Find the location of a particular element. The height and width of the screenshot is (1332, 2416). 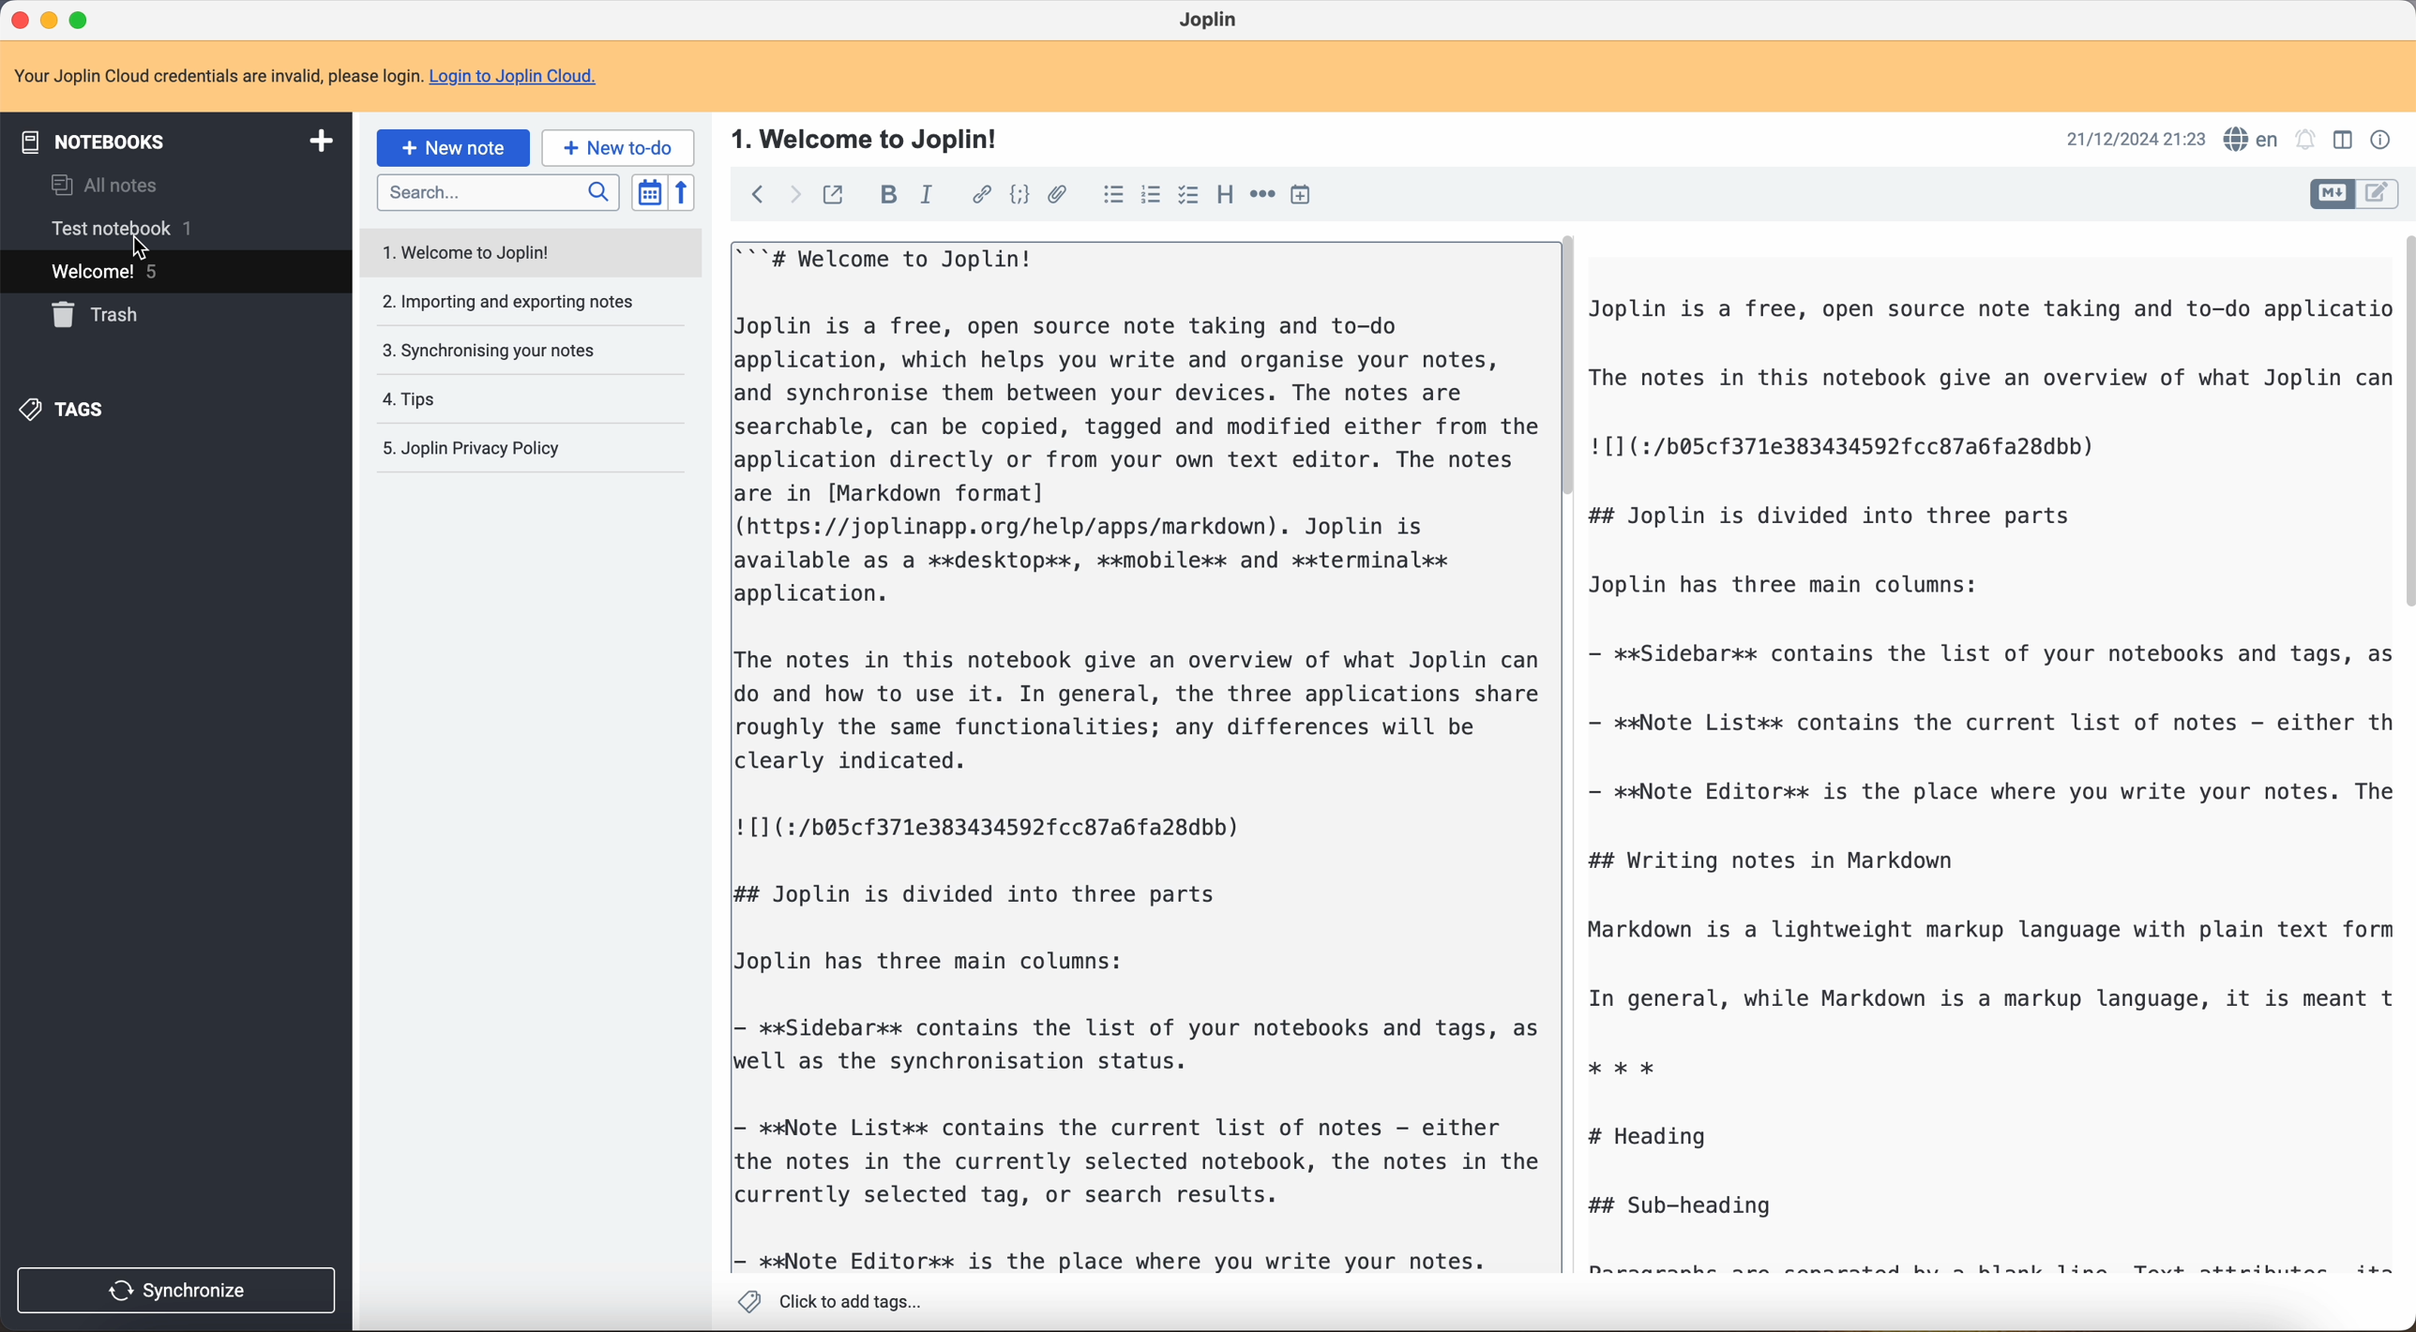

new to-do is located at coordinates (617, 146).